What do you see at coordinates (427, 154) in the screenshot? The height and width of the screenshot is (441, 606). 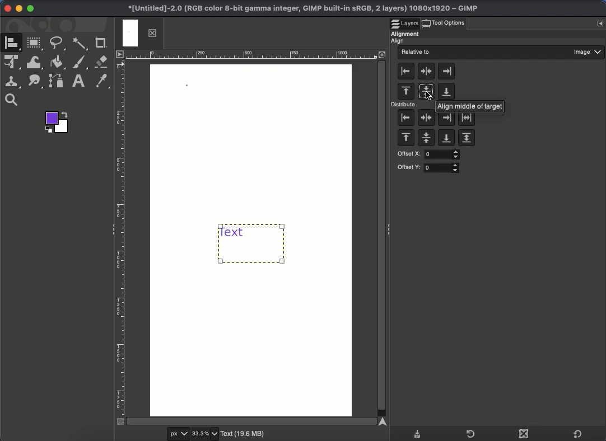 I see `Offset X:` at bounding box center [427, 154].